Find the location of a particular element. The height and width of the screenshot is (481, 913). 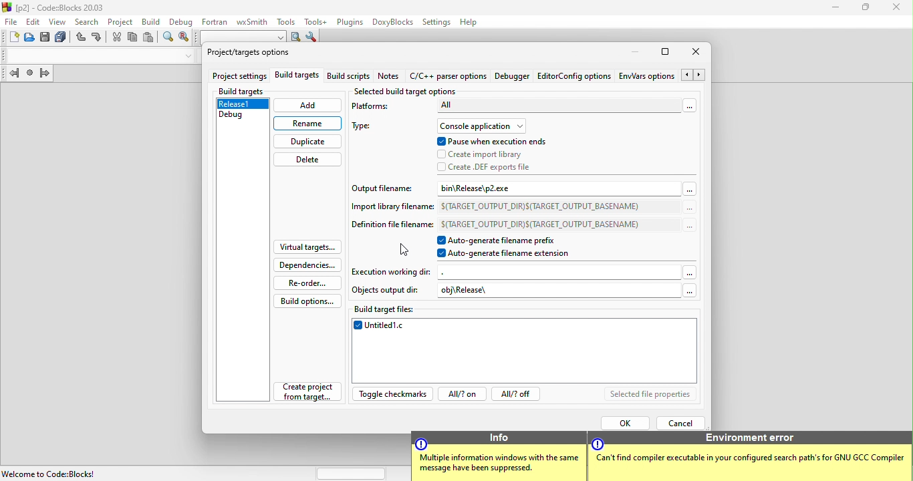

create def exports file is located at coordinates (496, 167).